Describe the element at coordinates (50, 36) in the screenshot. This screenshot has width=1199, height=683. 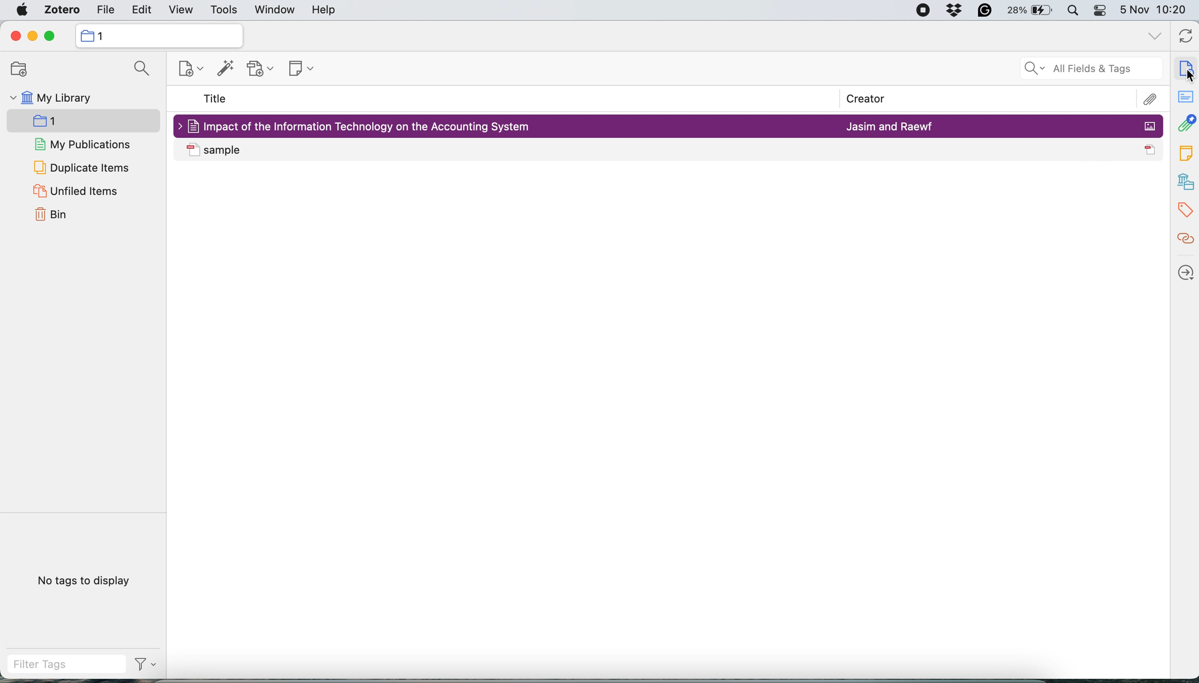
I see `maximise` at that location.